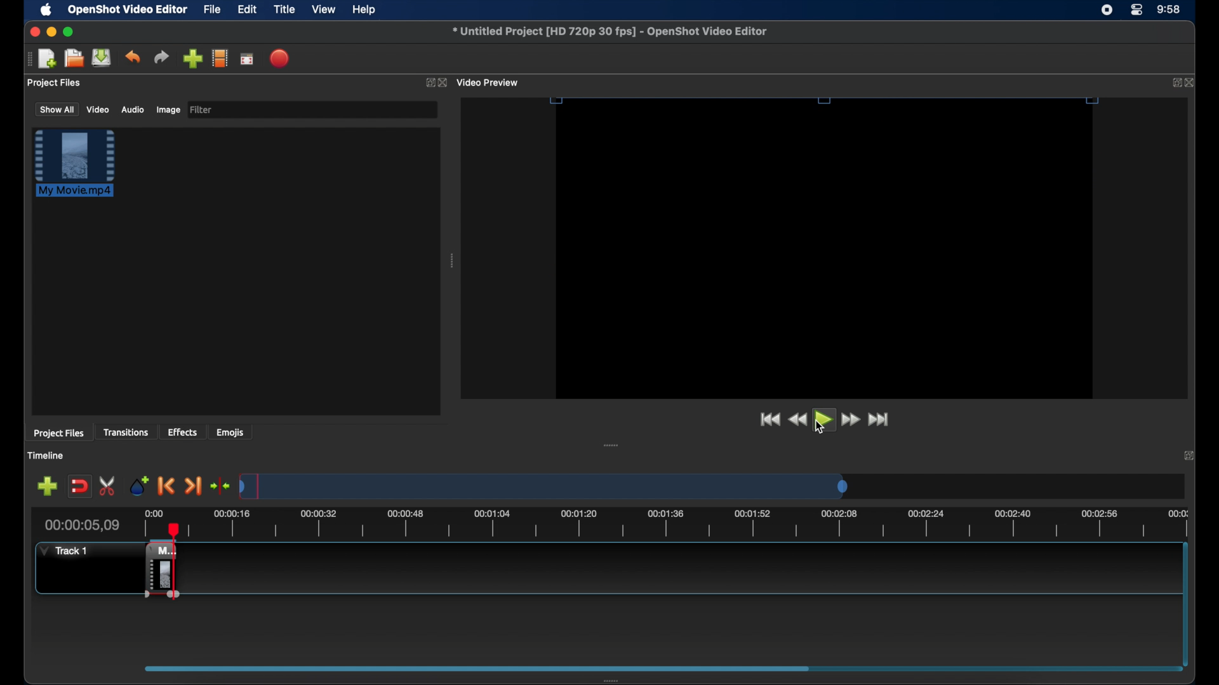 The width and height of the screenshot is (1219, 685). I want to click on expand, so click(1191, 455).